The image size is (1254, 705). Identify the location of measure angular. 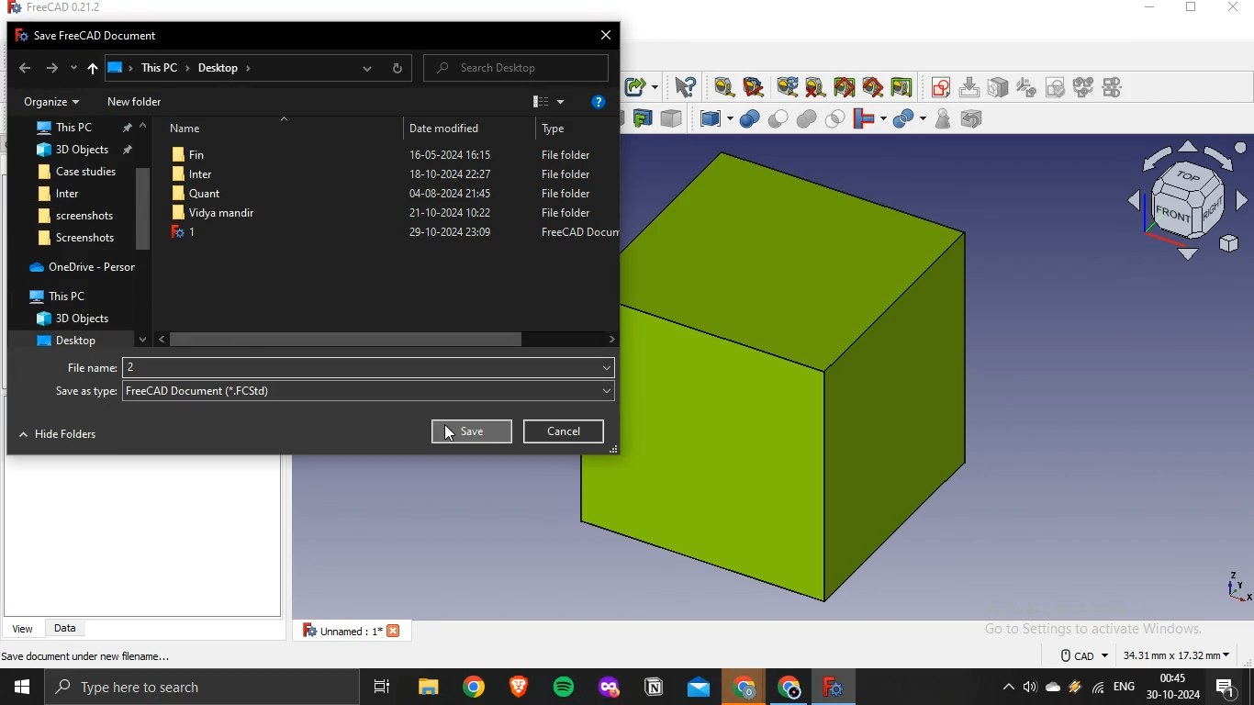
(755, 87).